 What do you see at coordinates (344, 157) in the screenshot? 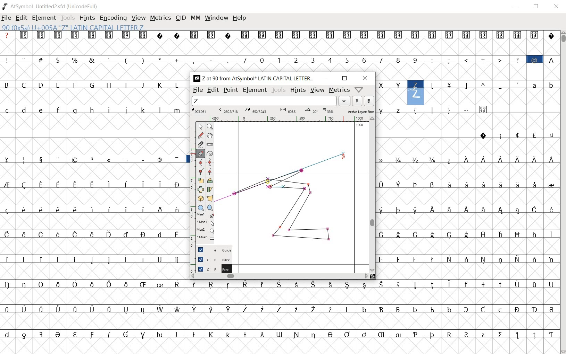
I see `CURSOR` at bounding box center [344, 157].